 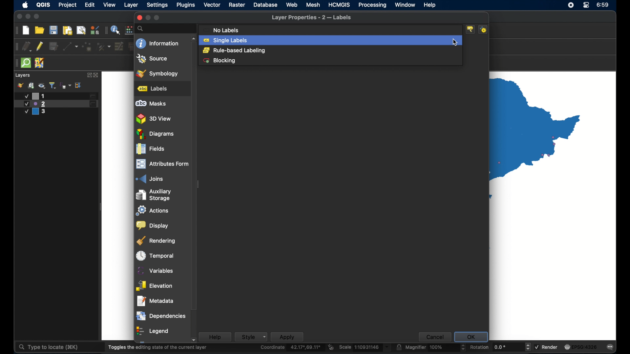 I want to click on cancel, so click(x=434, y=336).